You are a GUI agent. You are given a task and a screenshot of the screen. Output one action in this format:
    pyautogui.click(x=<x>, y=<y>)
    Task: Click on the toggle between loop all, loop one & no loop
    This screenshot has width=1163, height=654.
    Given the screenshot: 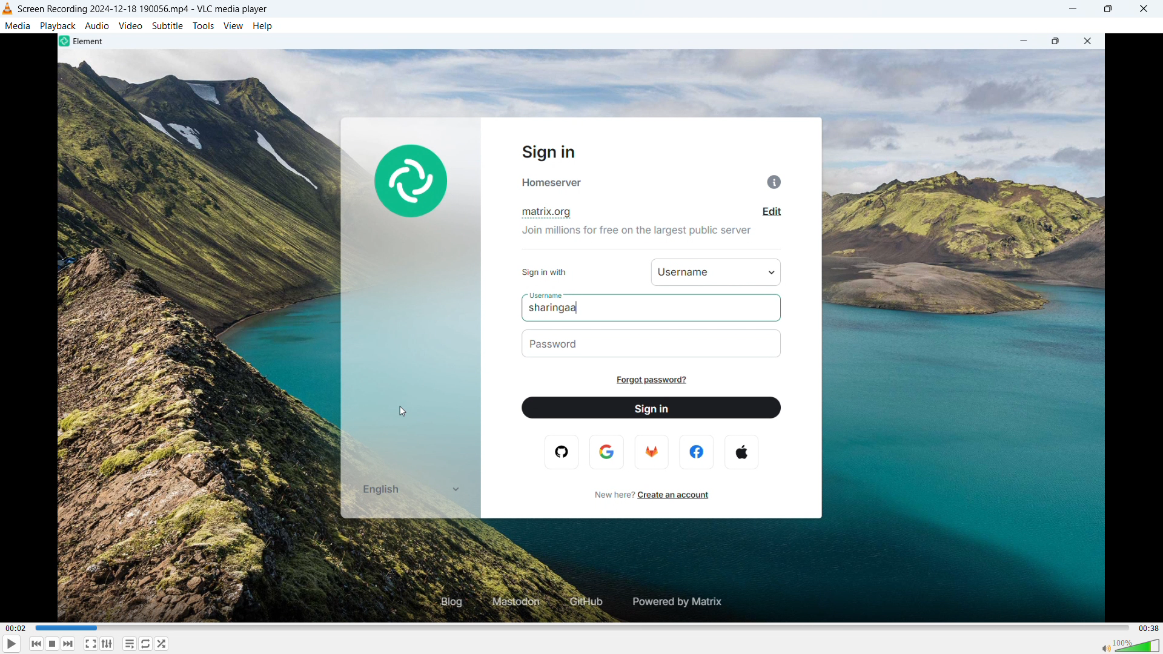 What is the action you would take?
    pyautogui.click(x=145, y=644)
    